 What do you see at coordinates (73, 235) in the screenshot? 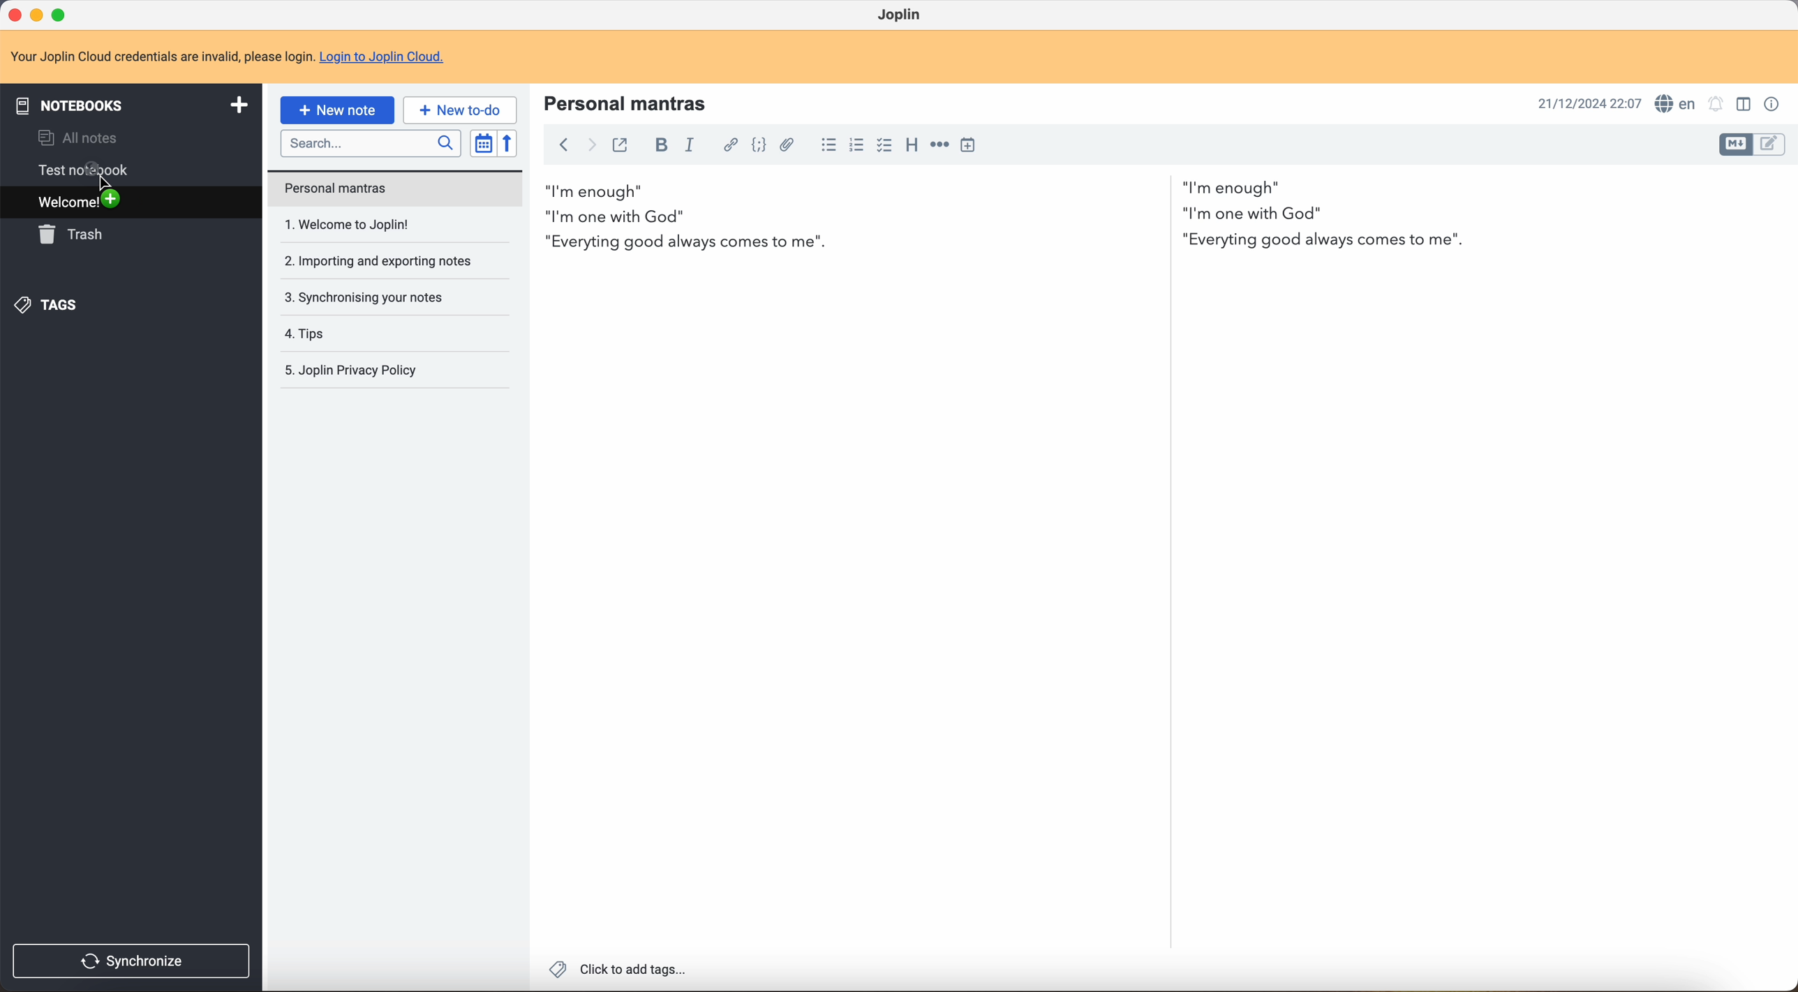
I see `trash` at bounding box center [73, 235].